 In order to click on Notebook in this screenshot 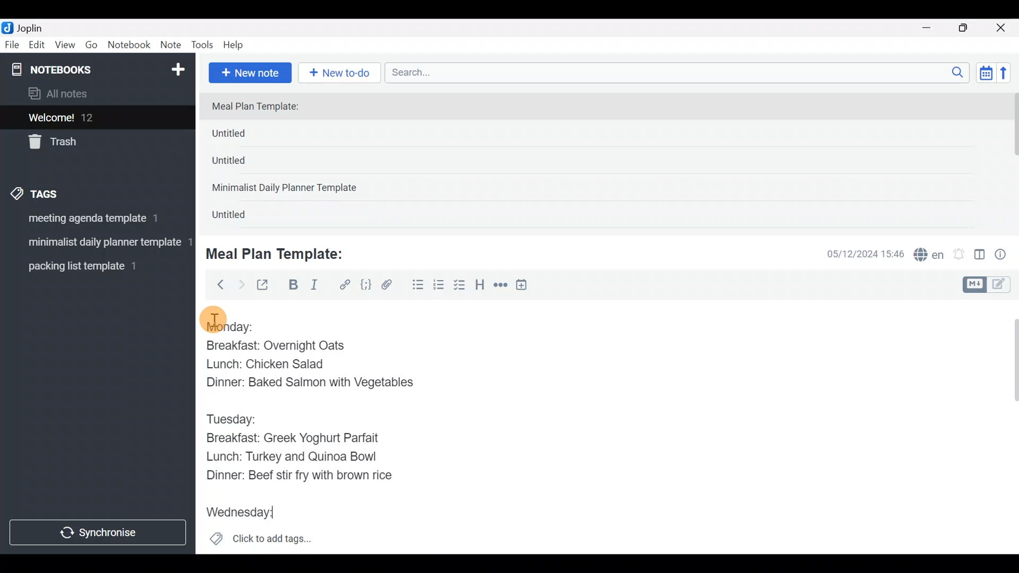, I will do `click(129, 45)`.